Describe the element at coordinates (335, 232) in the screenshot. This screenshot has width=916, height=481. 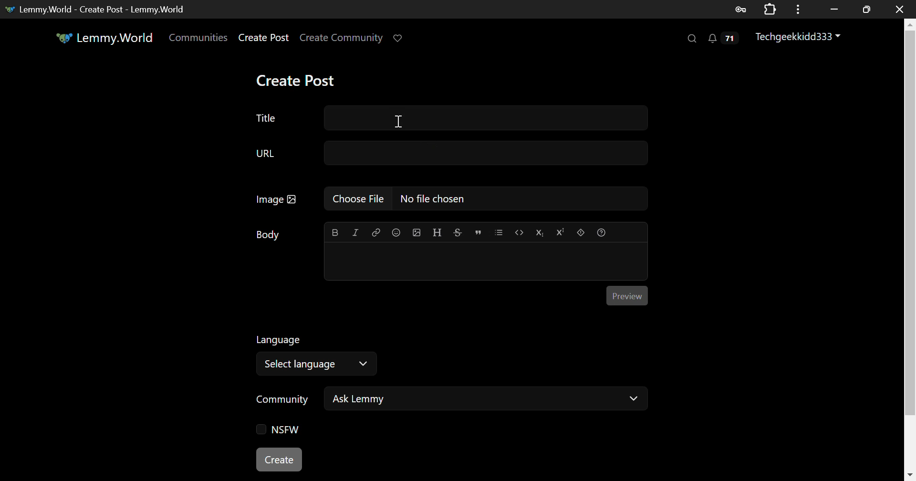
I see `Bold` at that location.